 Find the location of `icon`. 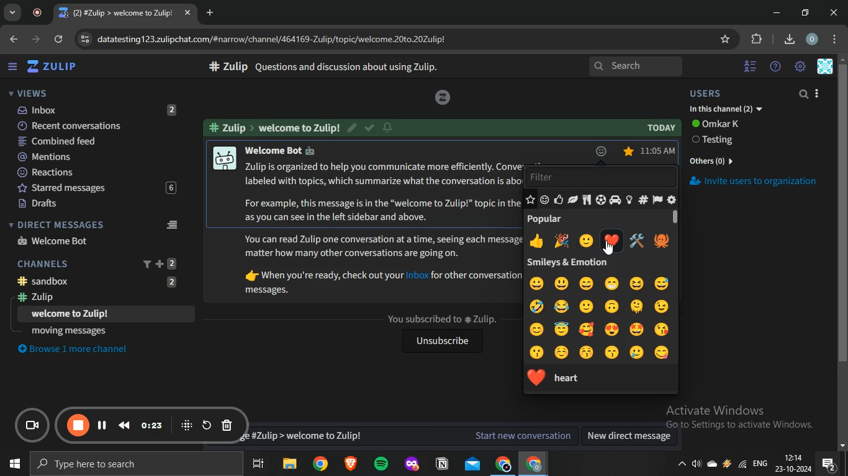

icon is located at coordinates (187, 425).